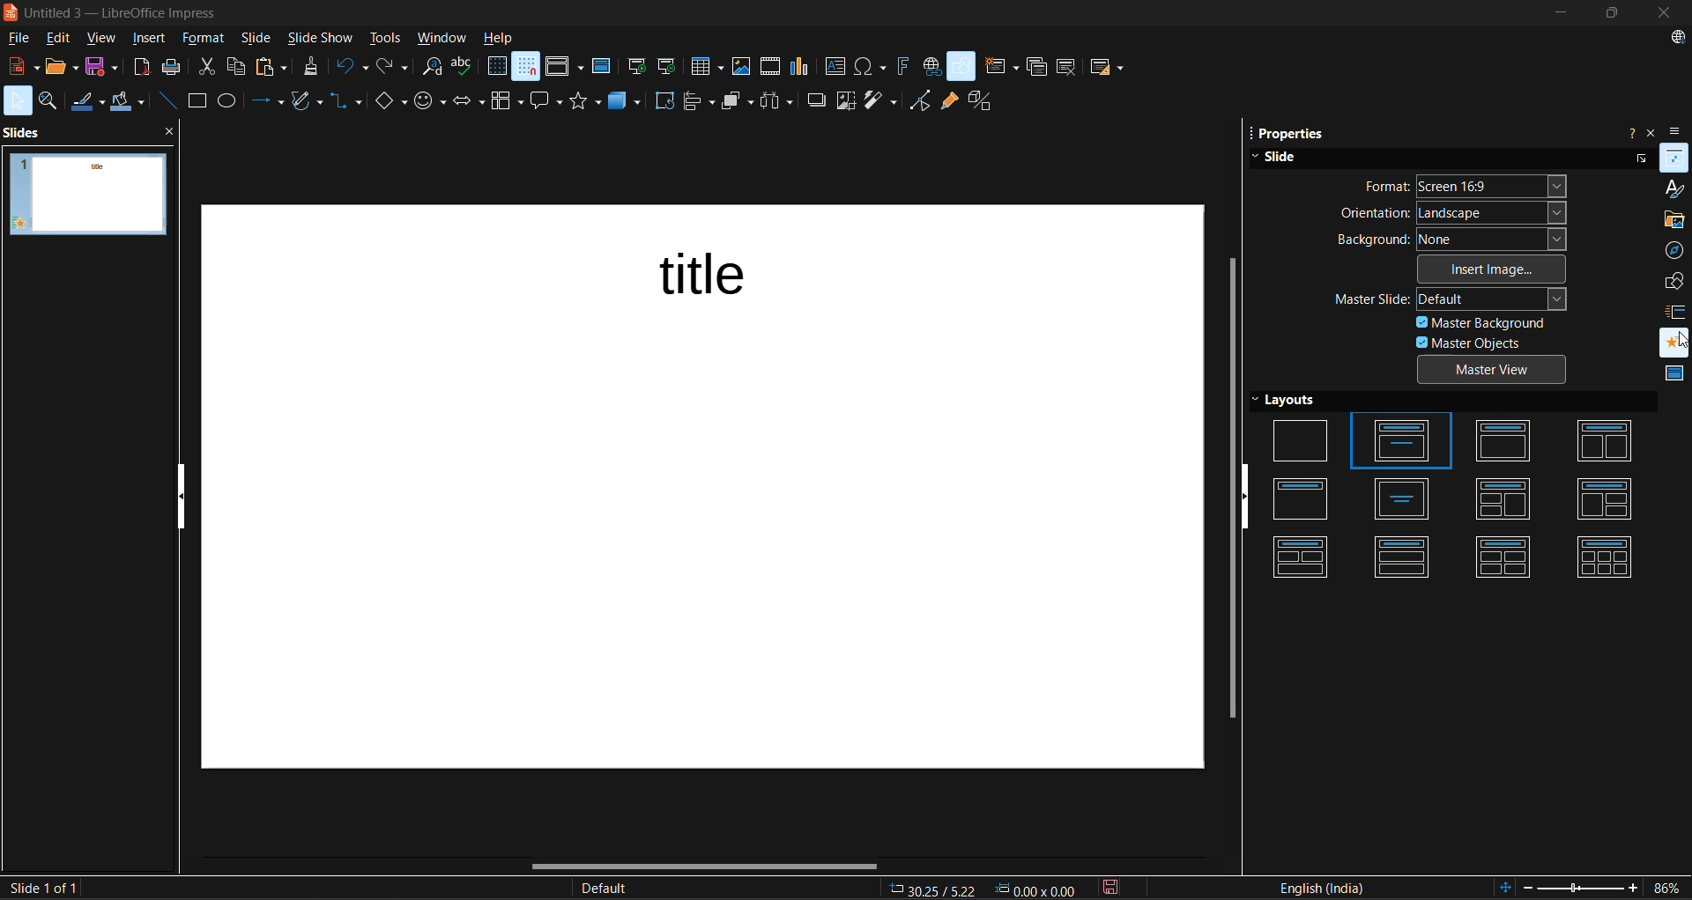  What do you see at coordinates (231, 103) in the screenshot?
I see `ellipse` at bounding box center [231, 103].